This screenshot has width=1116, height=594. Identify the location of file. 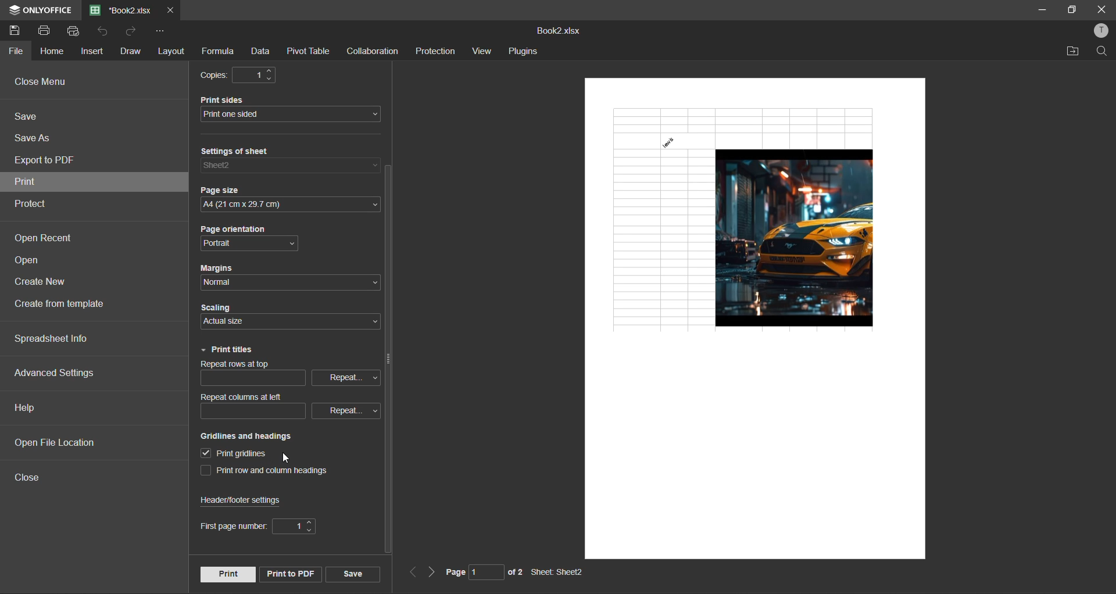
(15, 52).